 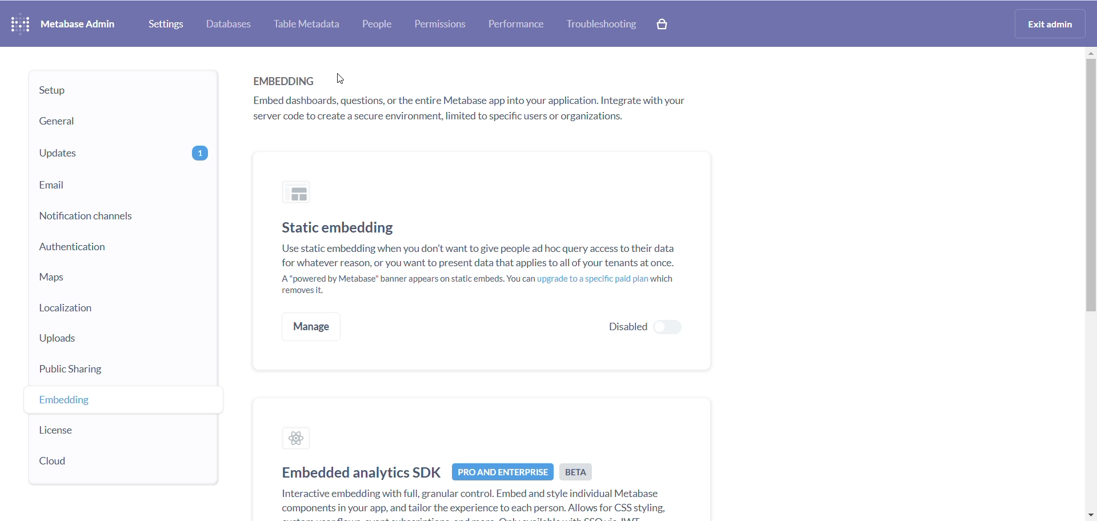 What do you see at coordinates (107, 280) in the screenshot?
I see `maps` at bounding box center [107, 280].